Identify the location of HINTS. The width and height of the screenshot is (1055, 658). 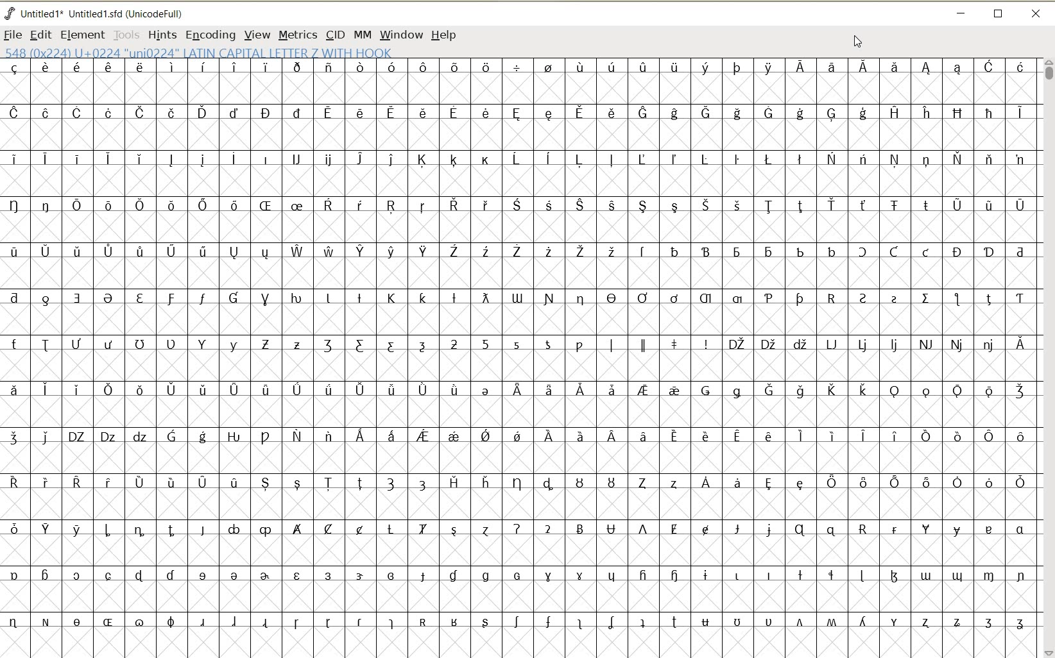
(162, 35).